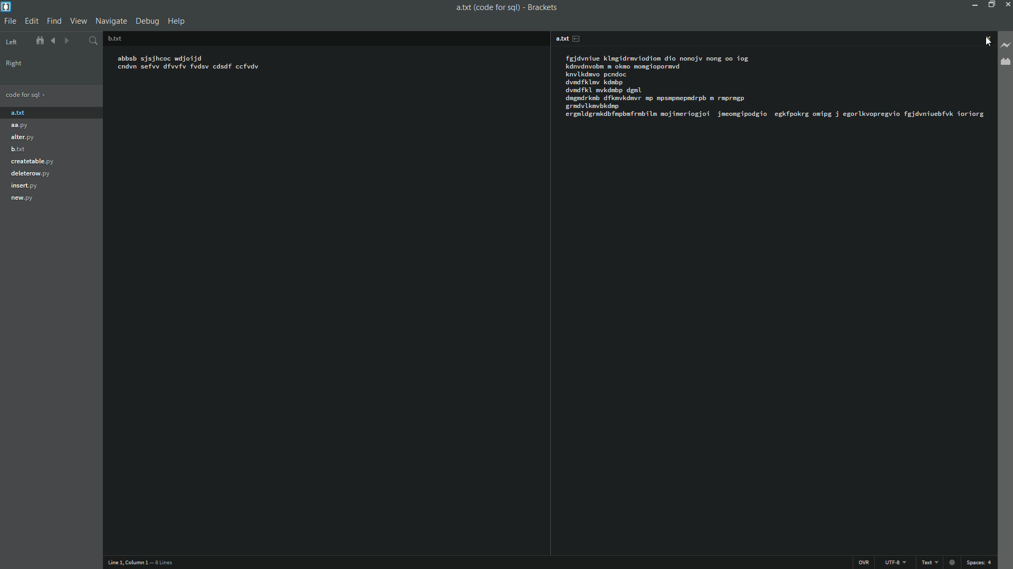 This screenshot has height=569, width=1013. I want to click on view , so click(78, 22).